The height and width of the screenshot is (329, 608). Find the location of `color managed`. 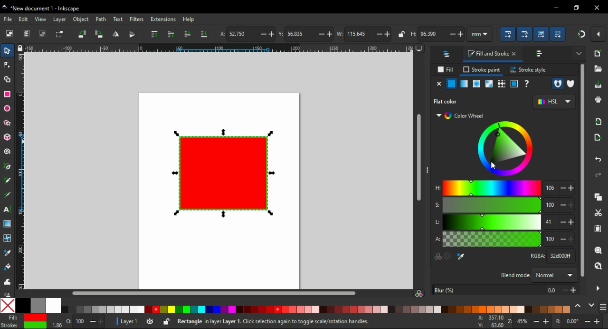

color managed is located at coordinates (437, 257).